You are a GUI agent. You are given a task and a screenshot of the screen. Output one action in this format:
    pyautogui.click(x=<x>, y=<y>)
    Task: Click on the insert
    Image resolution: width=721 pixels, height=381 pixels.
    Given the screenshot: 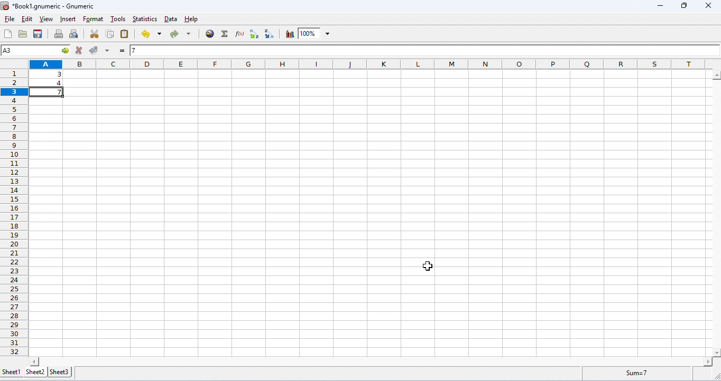 What is the action you would take?
    pyautogui.click(x=68, y=19)
    